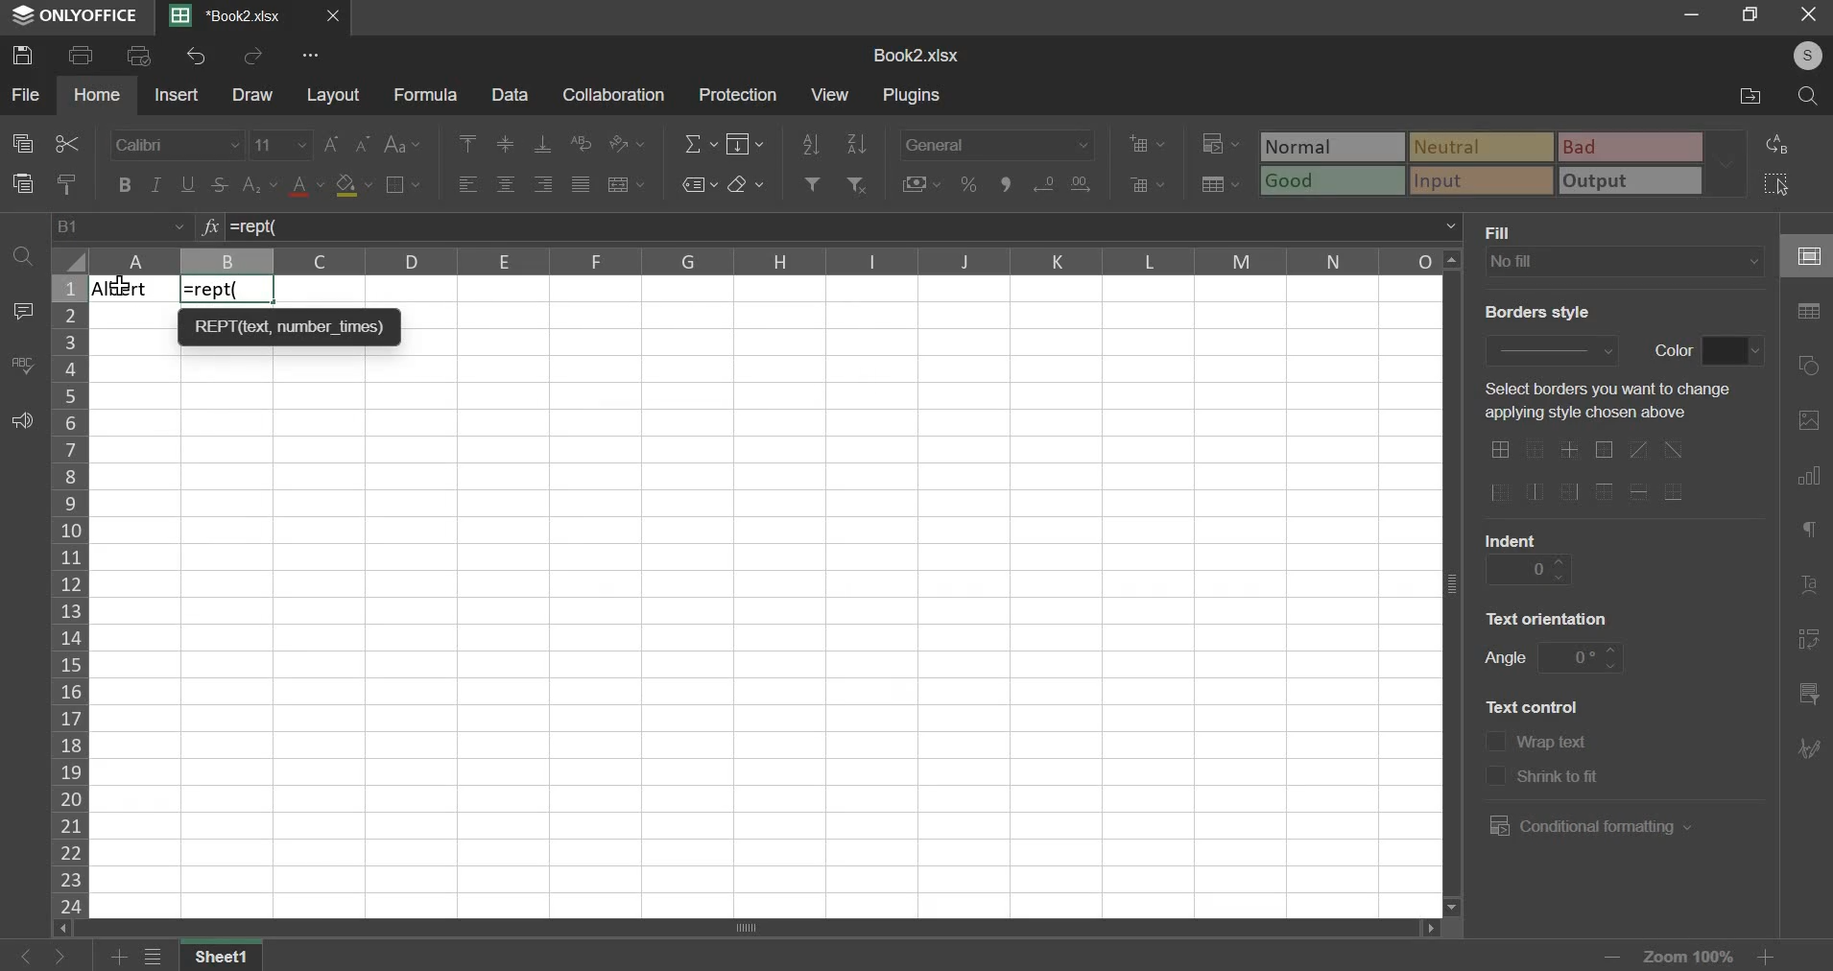 The width and height of the screenshot is (1833, 971). What do you see at coordinates (1540, 710) in the screenshot?
I see `text control` at bounding box center [1540, 710].